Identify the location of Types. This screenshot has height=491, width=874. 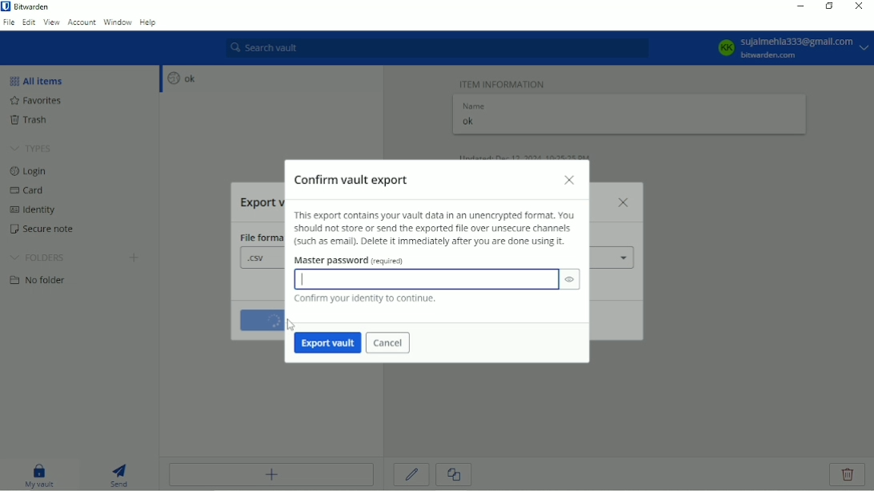
(32, 150).